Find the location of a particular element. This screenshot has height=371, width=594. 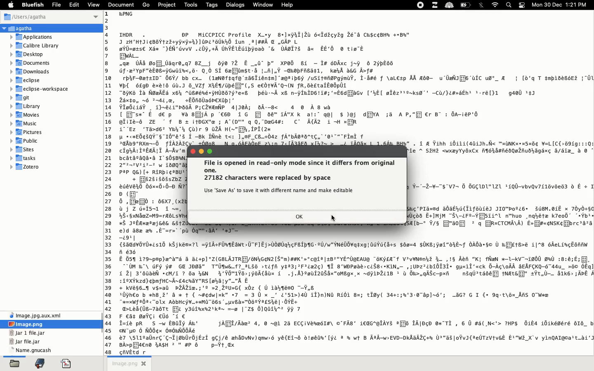

bluetooth is located at coordinates (482, 5).